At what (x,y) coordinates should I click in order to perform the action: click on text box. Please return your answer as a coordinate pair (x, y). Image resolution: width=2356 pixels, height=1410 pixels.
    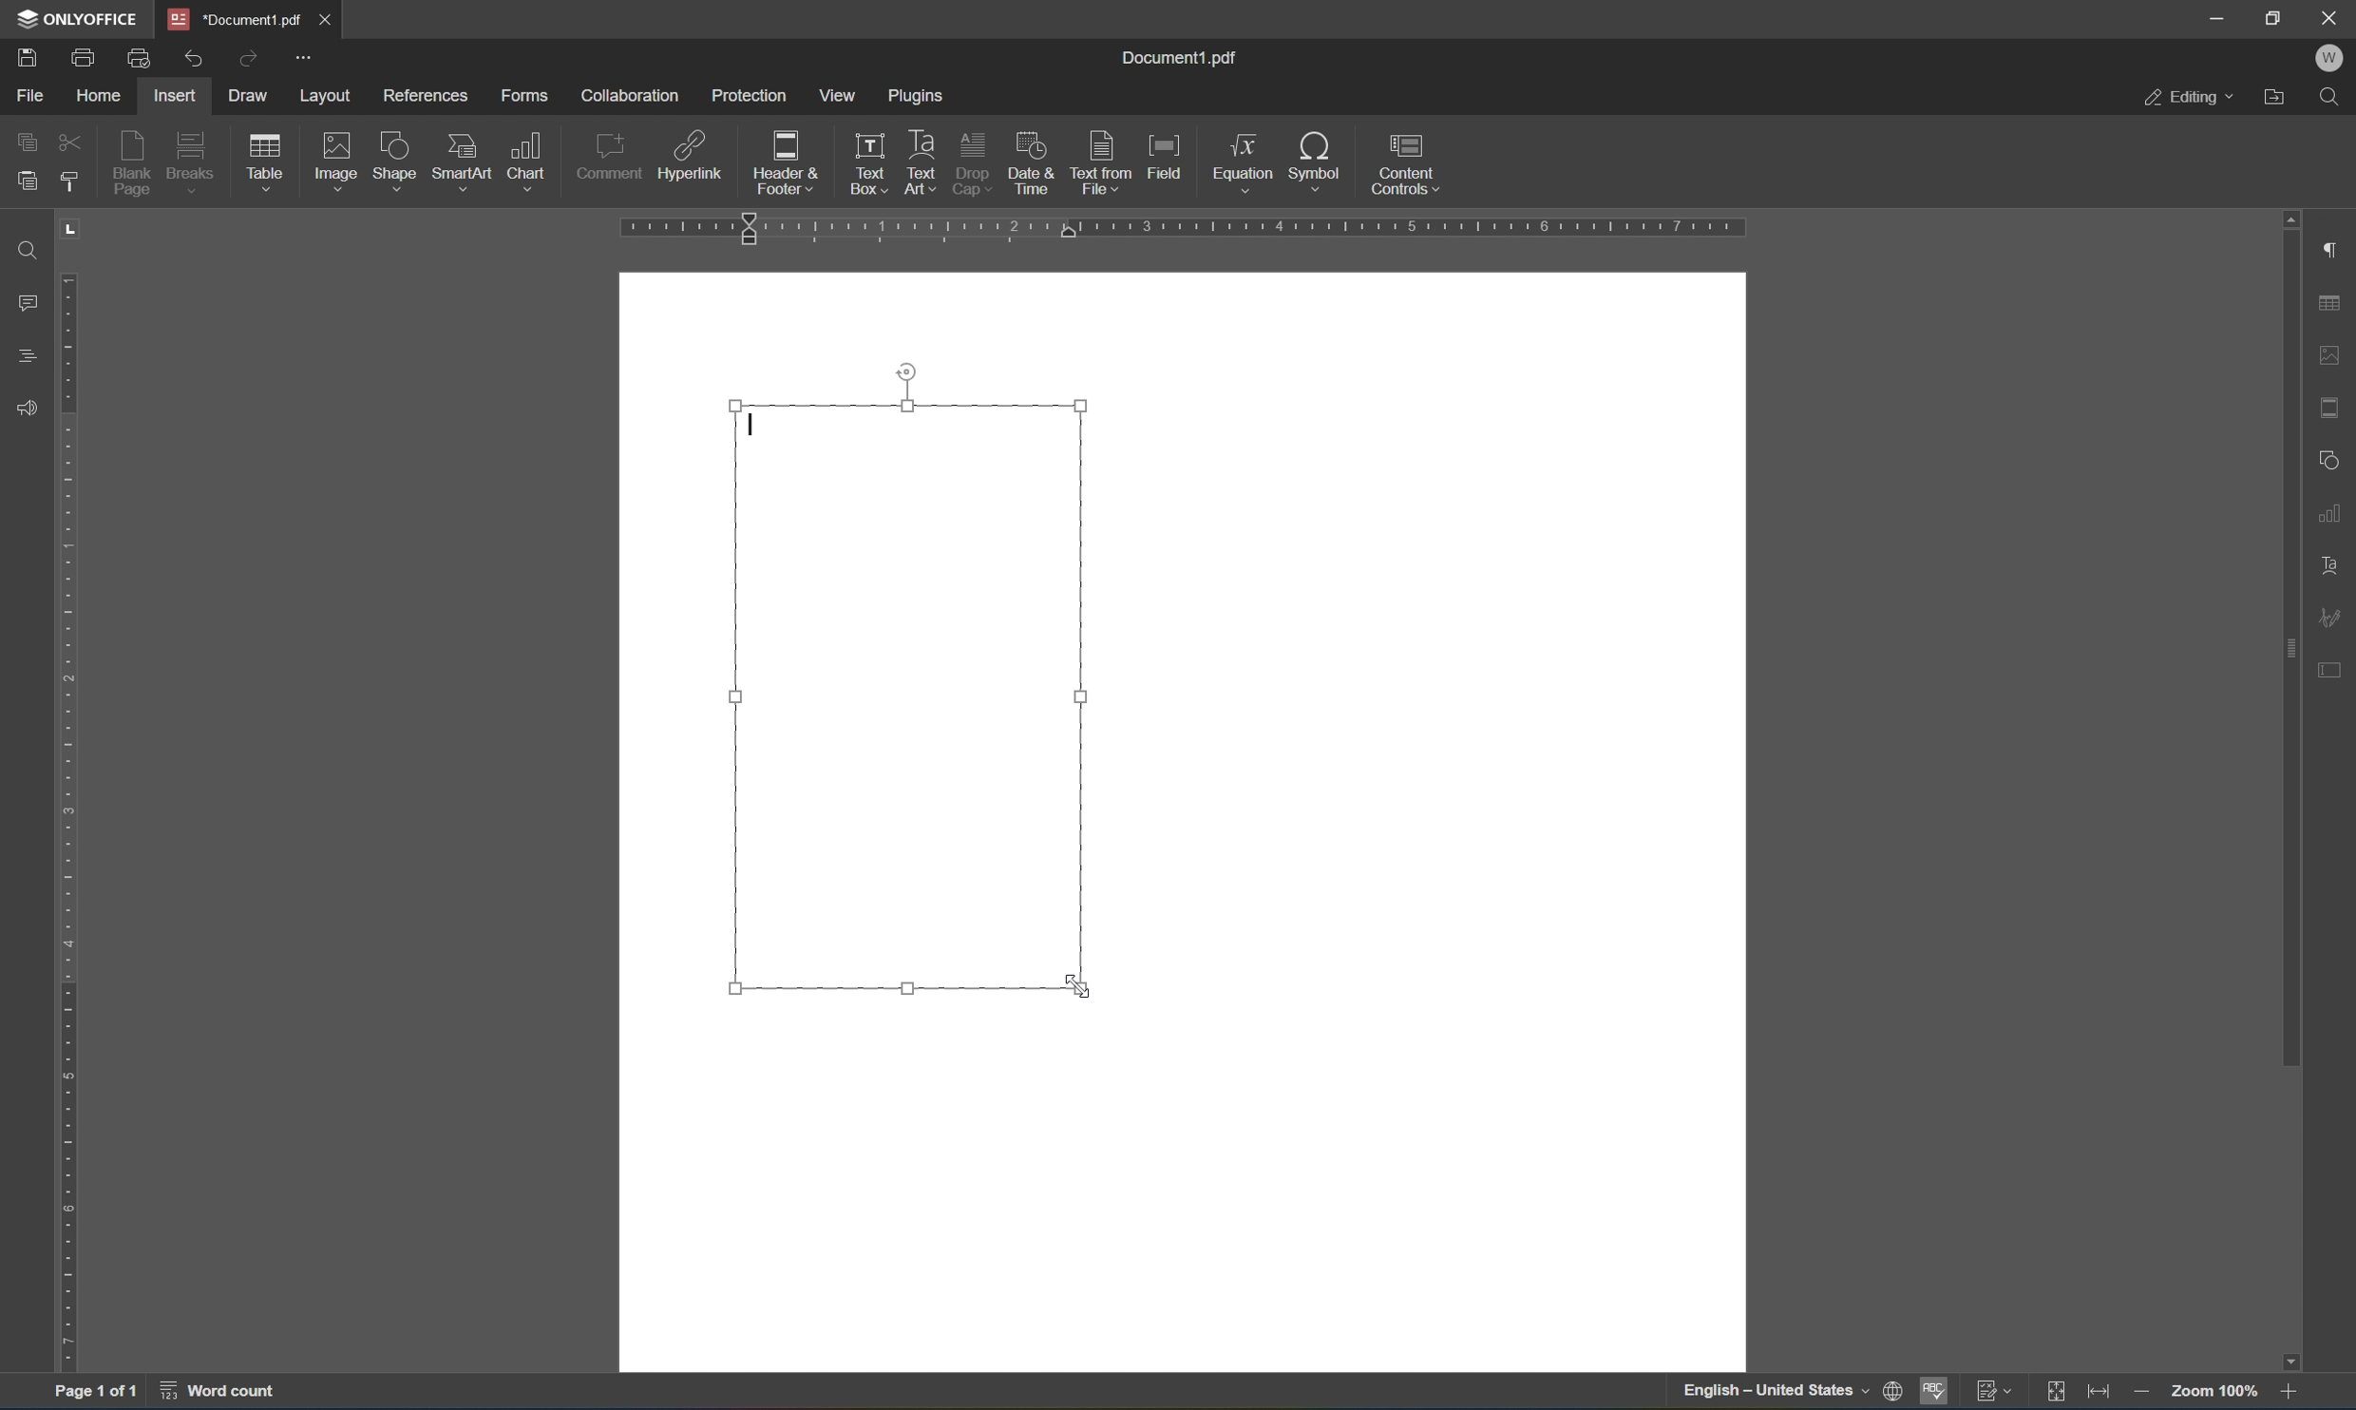
    Looking at the image, I should click on (864, 163).